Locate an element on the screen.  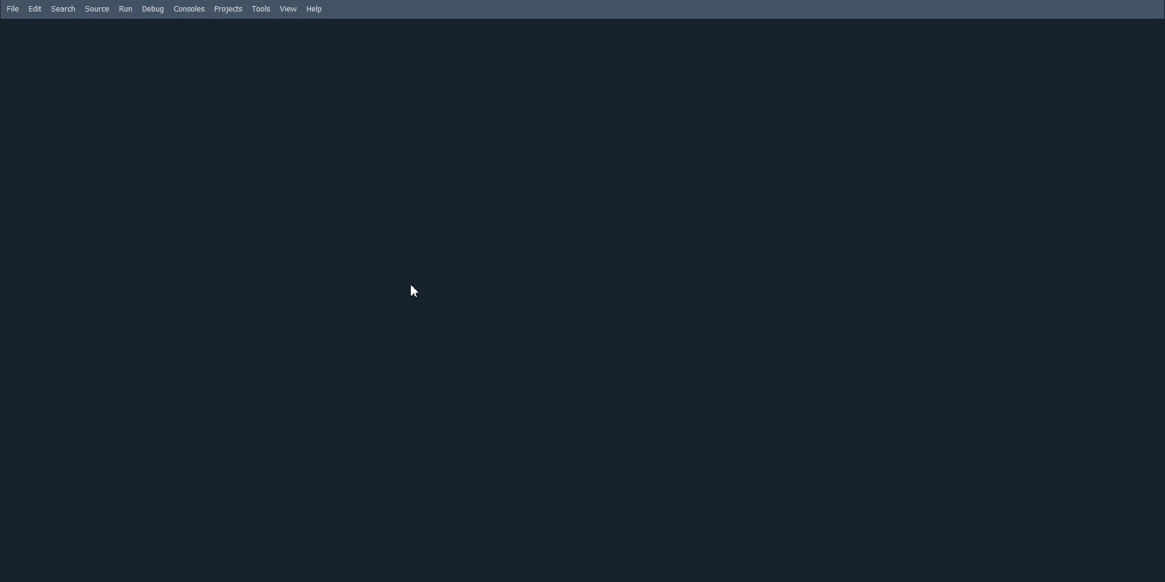
Projects is located at coordinates (229, 10).